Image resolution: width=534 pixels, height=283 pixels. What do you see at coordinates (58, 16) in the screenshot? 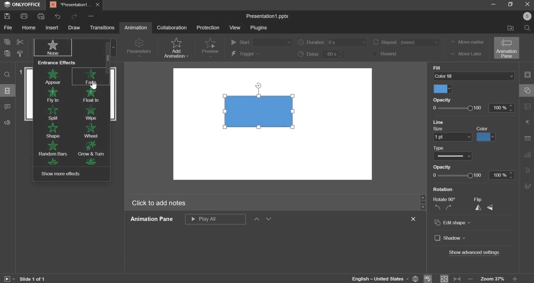
I see `undo` at bounding box center [58, 16].